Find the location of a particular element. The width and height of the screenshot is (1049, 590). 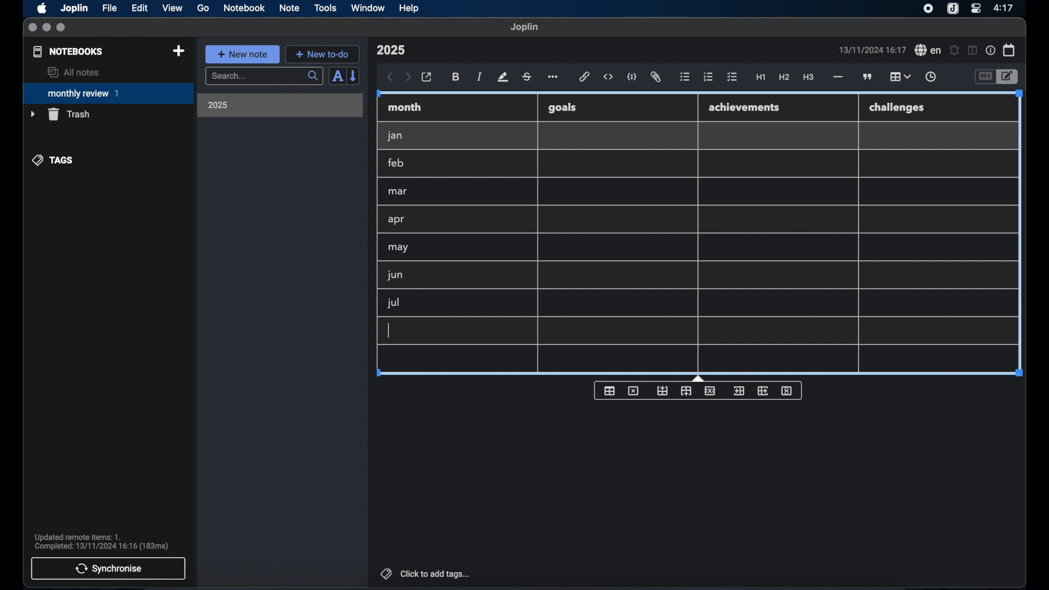

back is located at coordinates (390, 77).